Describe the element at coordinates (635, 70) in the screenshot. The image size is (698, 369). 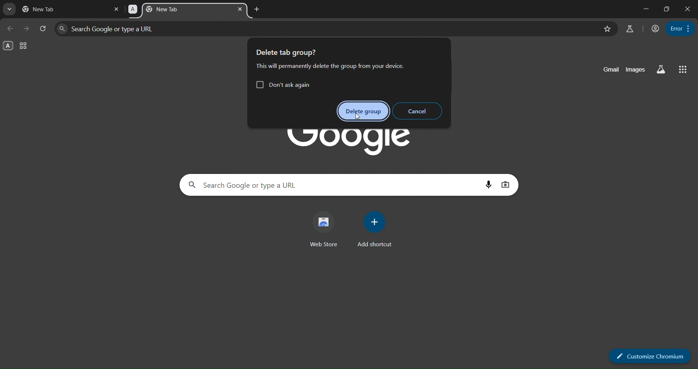
I see `images` at that location.